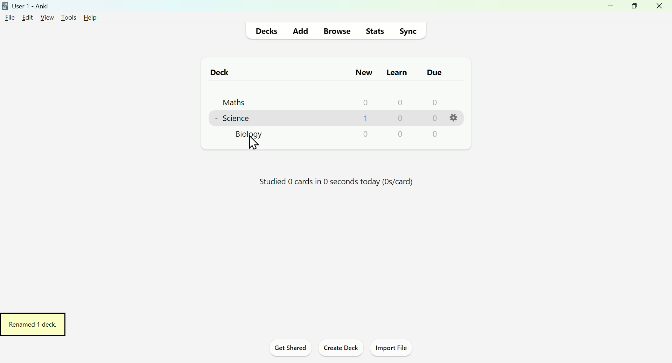 The width and height of the screenshot is (672, 363). What do you see at coordinates (47, 17) in the screenshot?
I see `View` at bounding box center [47, 17].